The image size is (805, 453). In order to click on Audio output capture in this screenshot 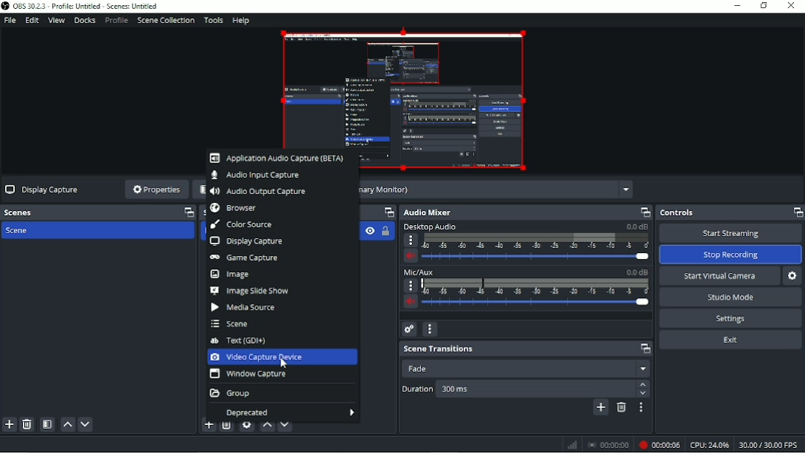, I will do `click(260, 191)`.